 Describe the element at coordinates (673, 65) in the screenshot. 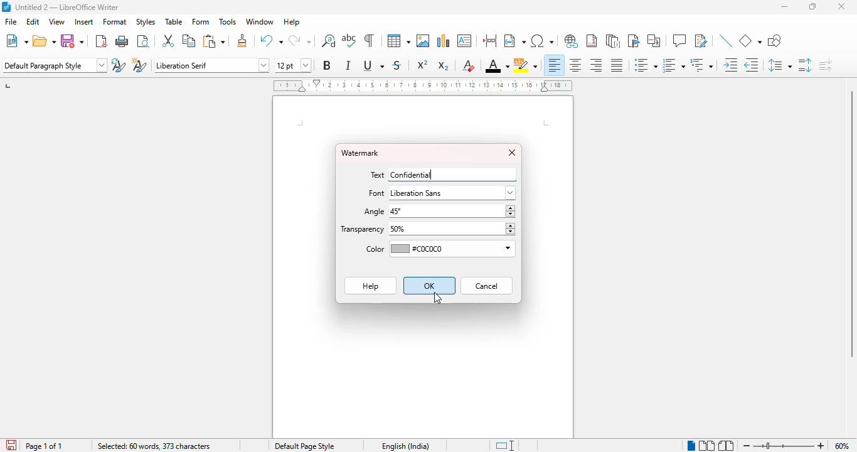

I see `toggle ordered list` at that location.